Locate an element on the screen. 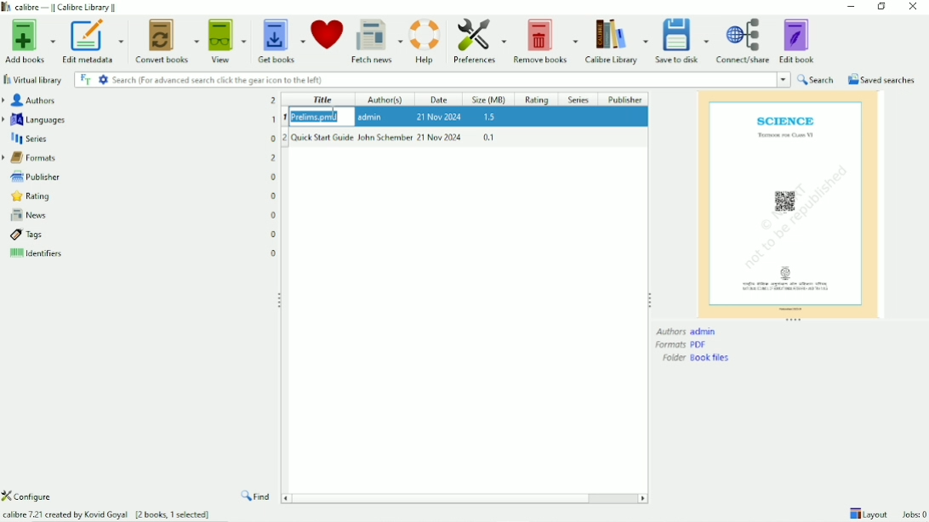 This screenshot has height=522, width=929. John Schember is located at coordinates (385, 137).